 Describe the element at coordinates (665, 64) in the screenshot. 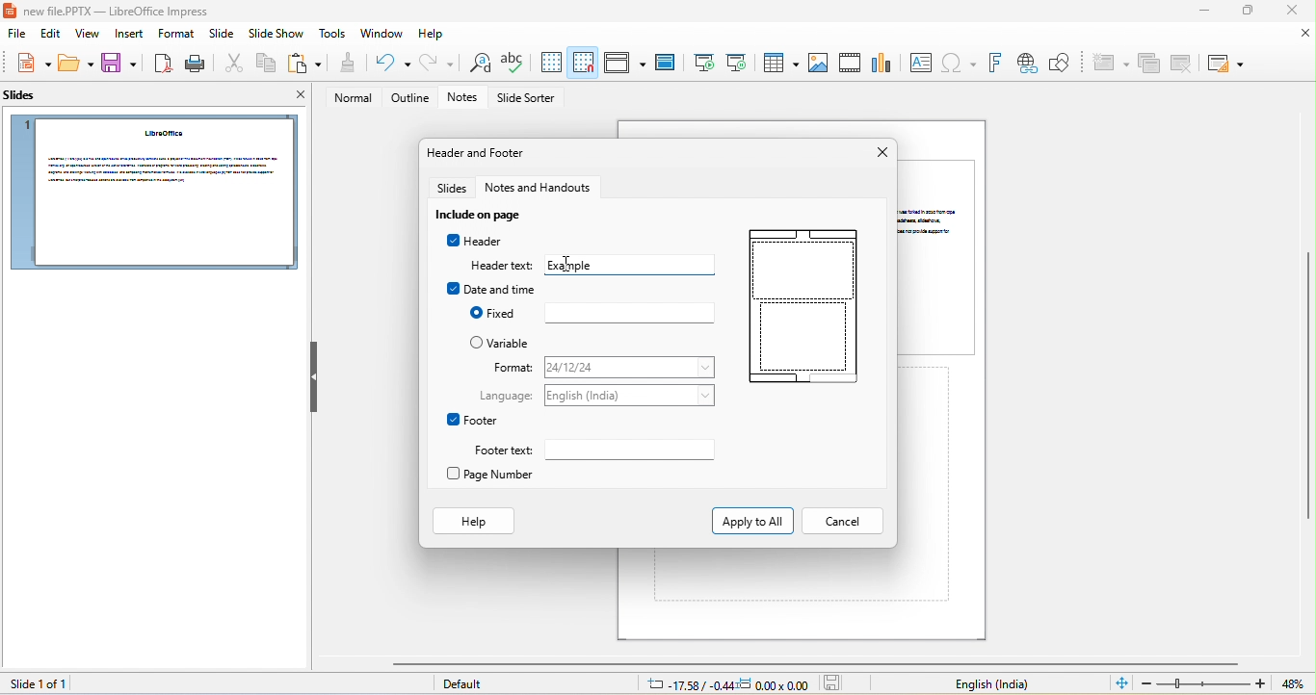

I see `master slide` at that location.